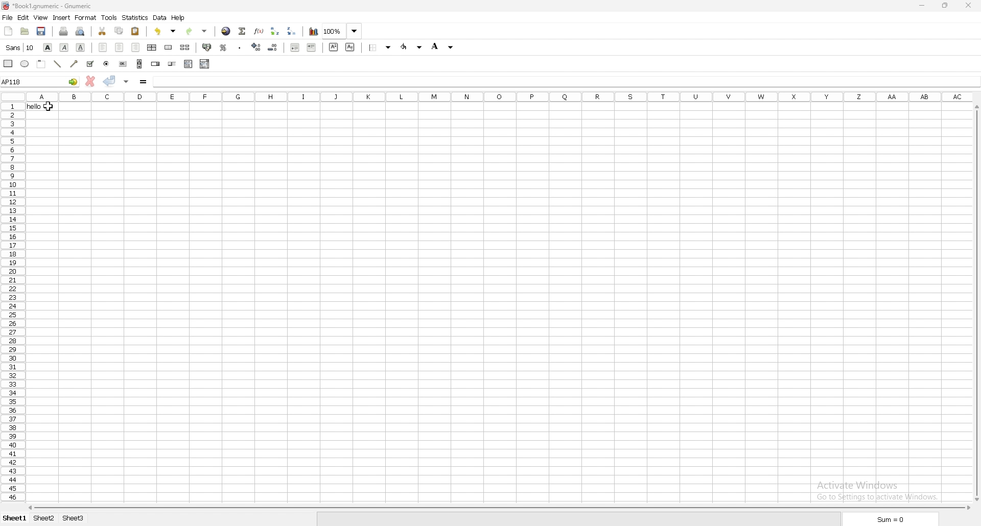 This screenshot has height=526, width=981. What do you see at coordinates (41, 64) in the screenshot?
I see `frame` at bounding box center [41, 64].